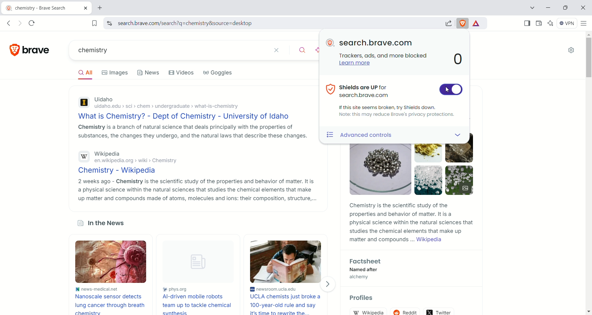 The width and height of the screenshot is (592, 315). I want to click on Videos, so click(183, 72).